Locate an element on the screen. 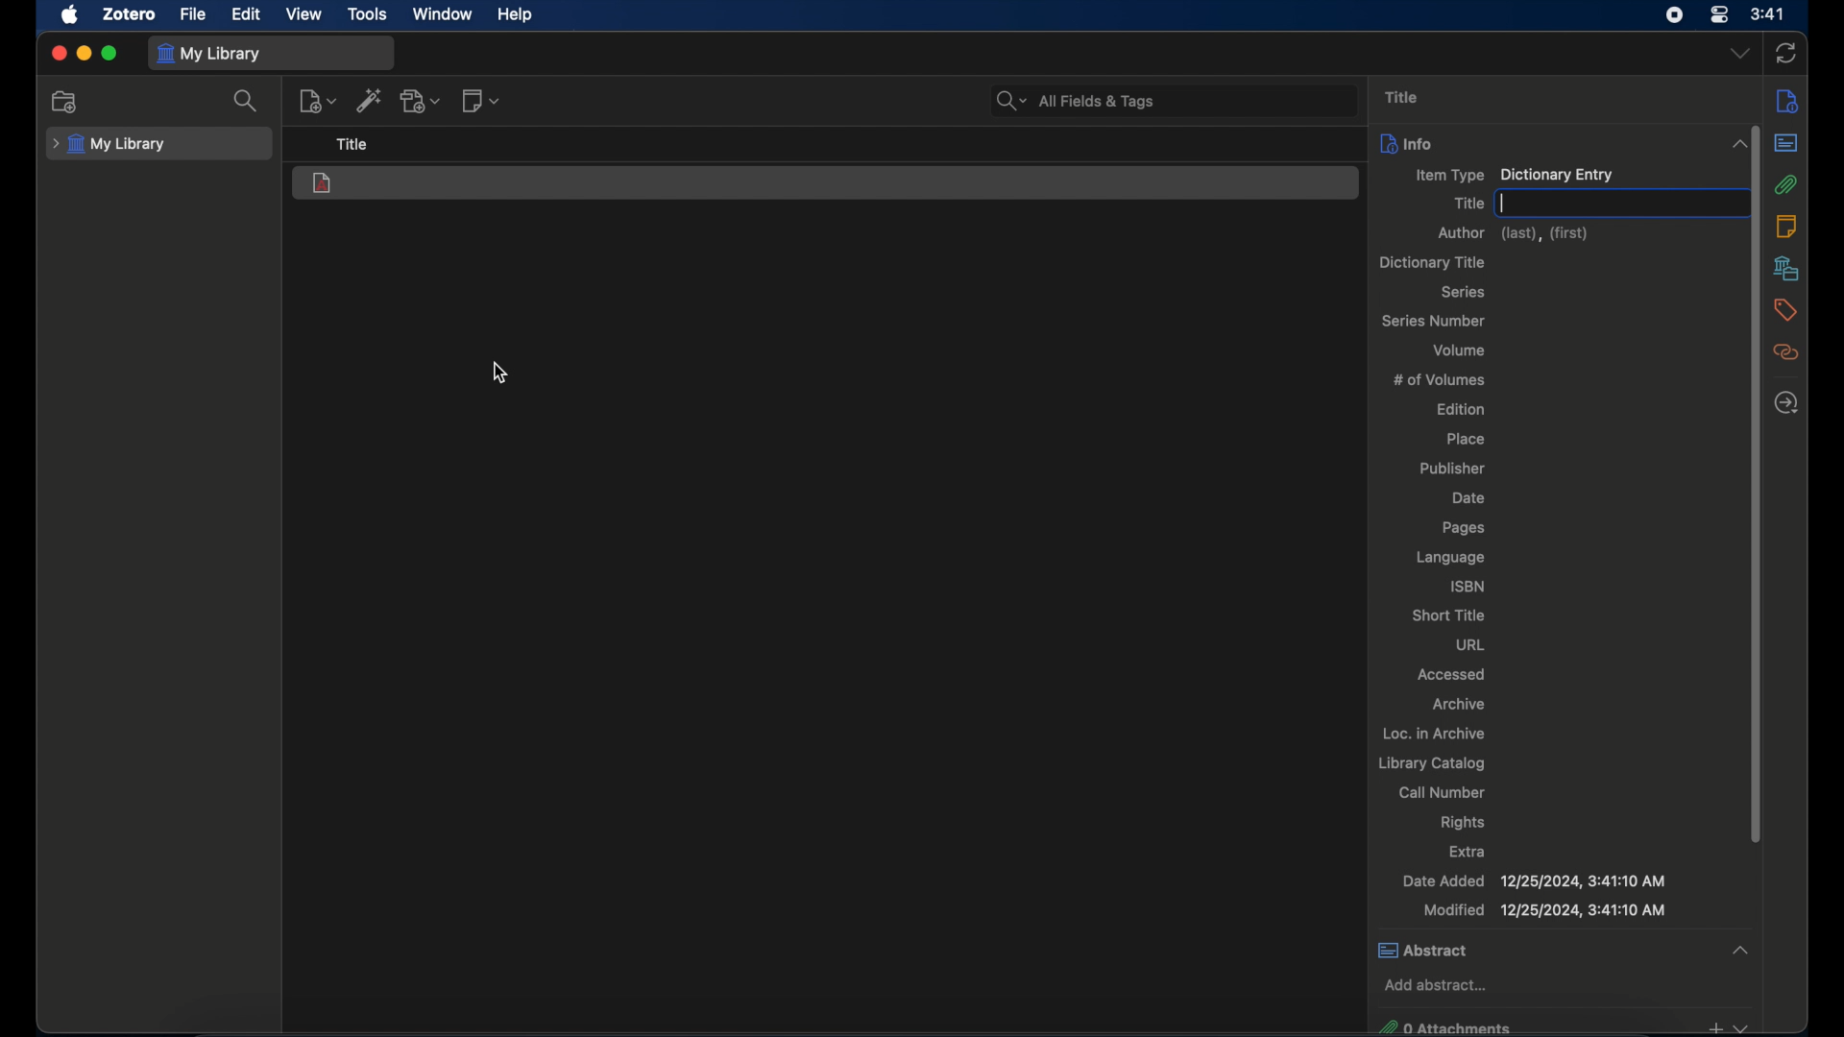  notes is located at coordinates (1785, 226).